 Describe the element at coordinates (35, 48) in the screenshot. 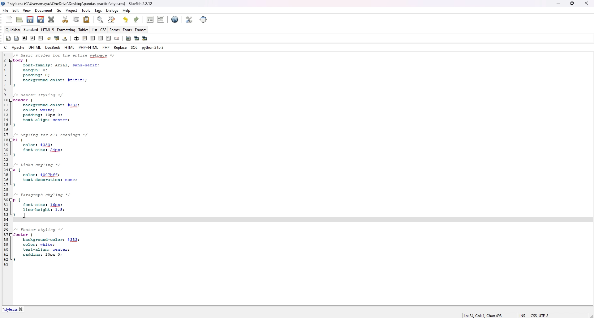

I see `dhtml` at that location.